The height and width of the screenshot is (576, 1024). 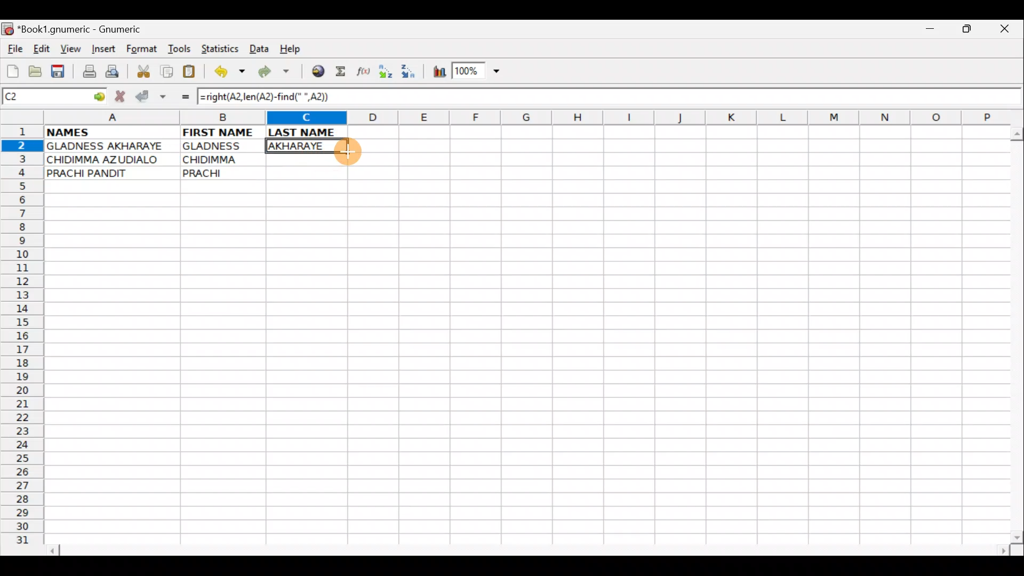 I want to click on Cursor on cell C2, so click(x=345, y=148).